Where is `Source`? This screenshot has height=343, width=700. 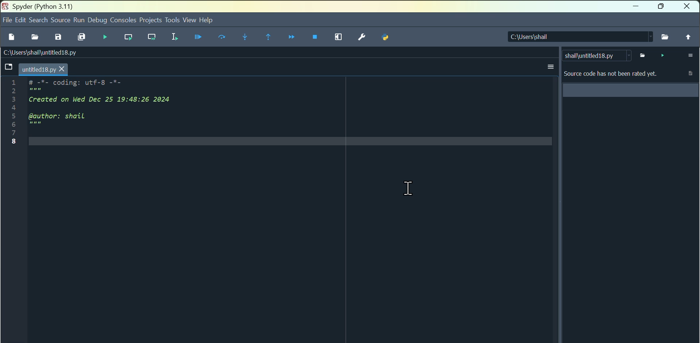 Source is located at coordinates (61, 21).